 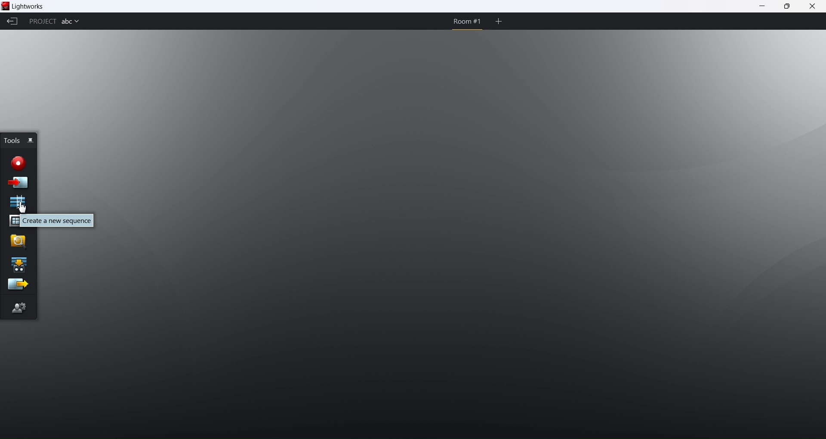 What do you see at coordinates (811, 7) in the screenshot?
I see `close` at bounding box center [811, 7].